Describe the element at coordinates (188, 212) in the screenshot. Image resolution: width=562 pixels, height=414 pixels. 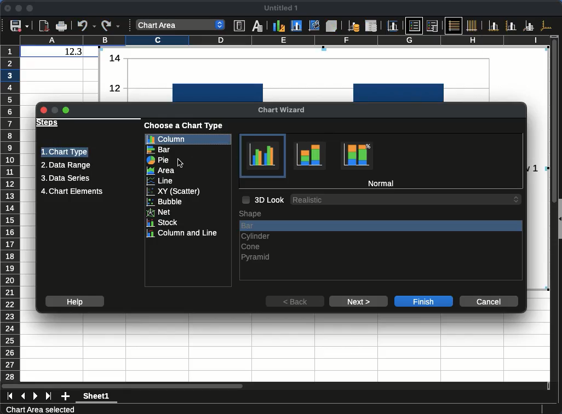
I see `net` at that location.